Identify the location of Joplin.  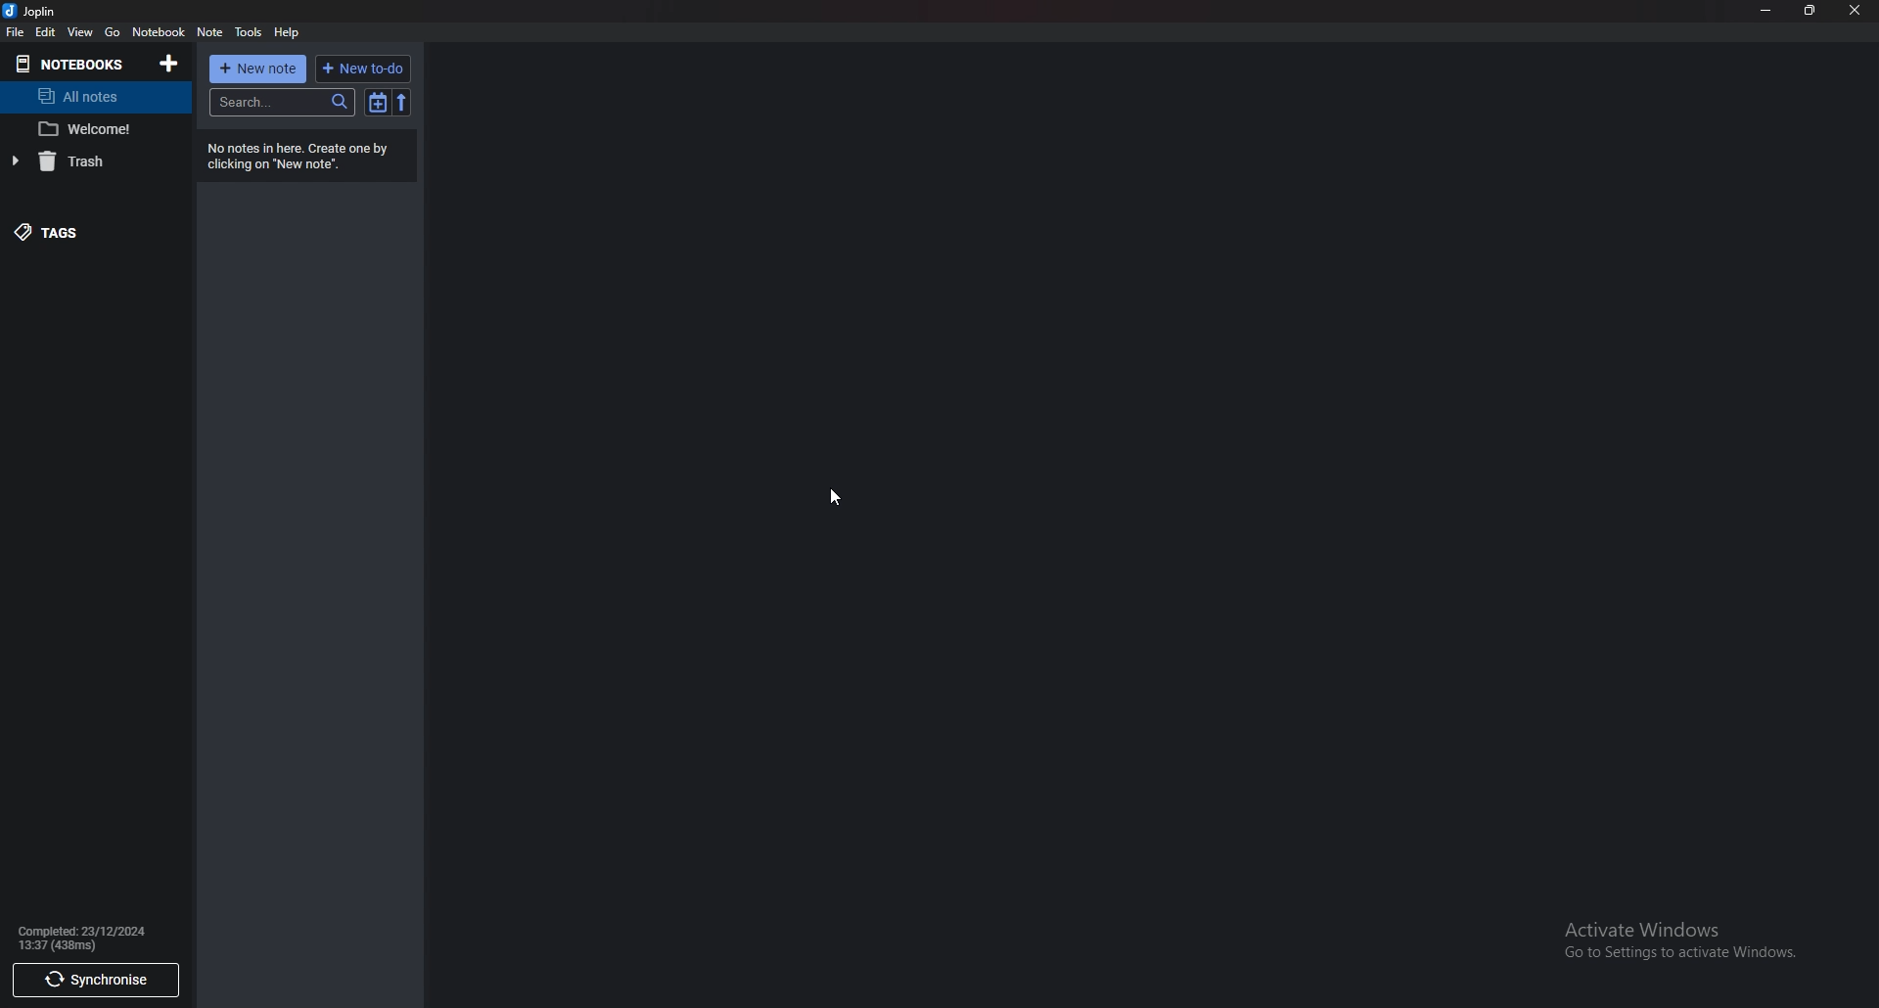
(31, 12).